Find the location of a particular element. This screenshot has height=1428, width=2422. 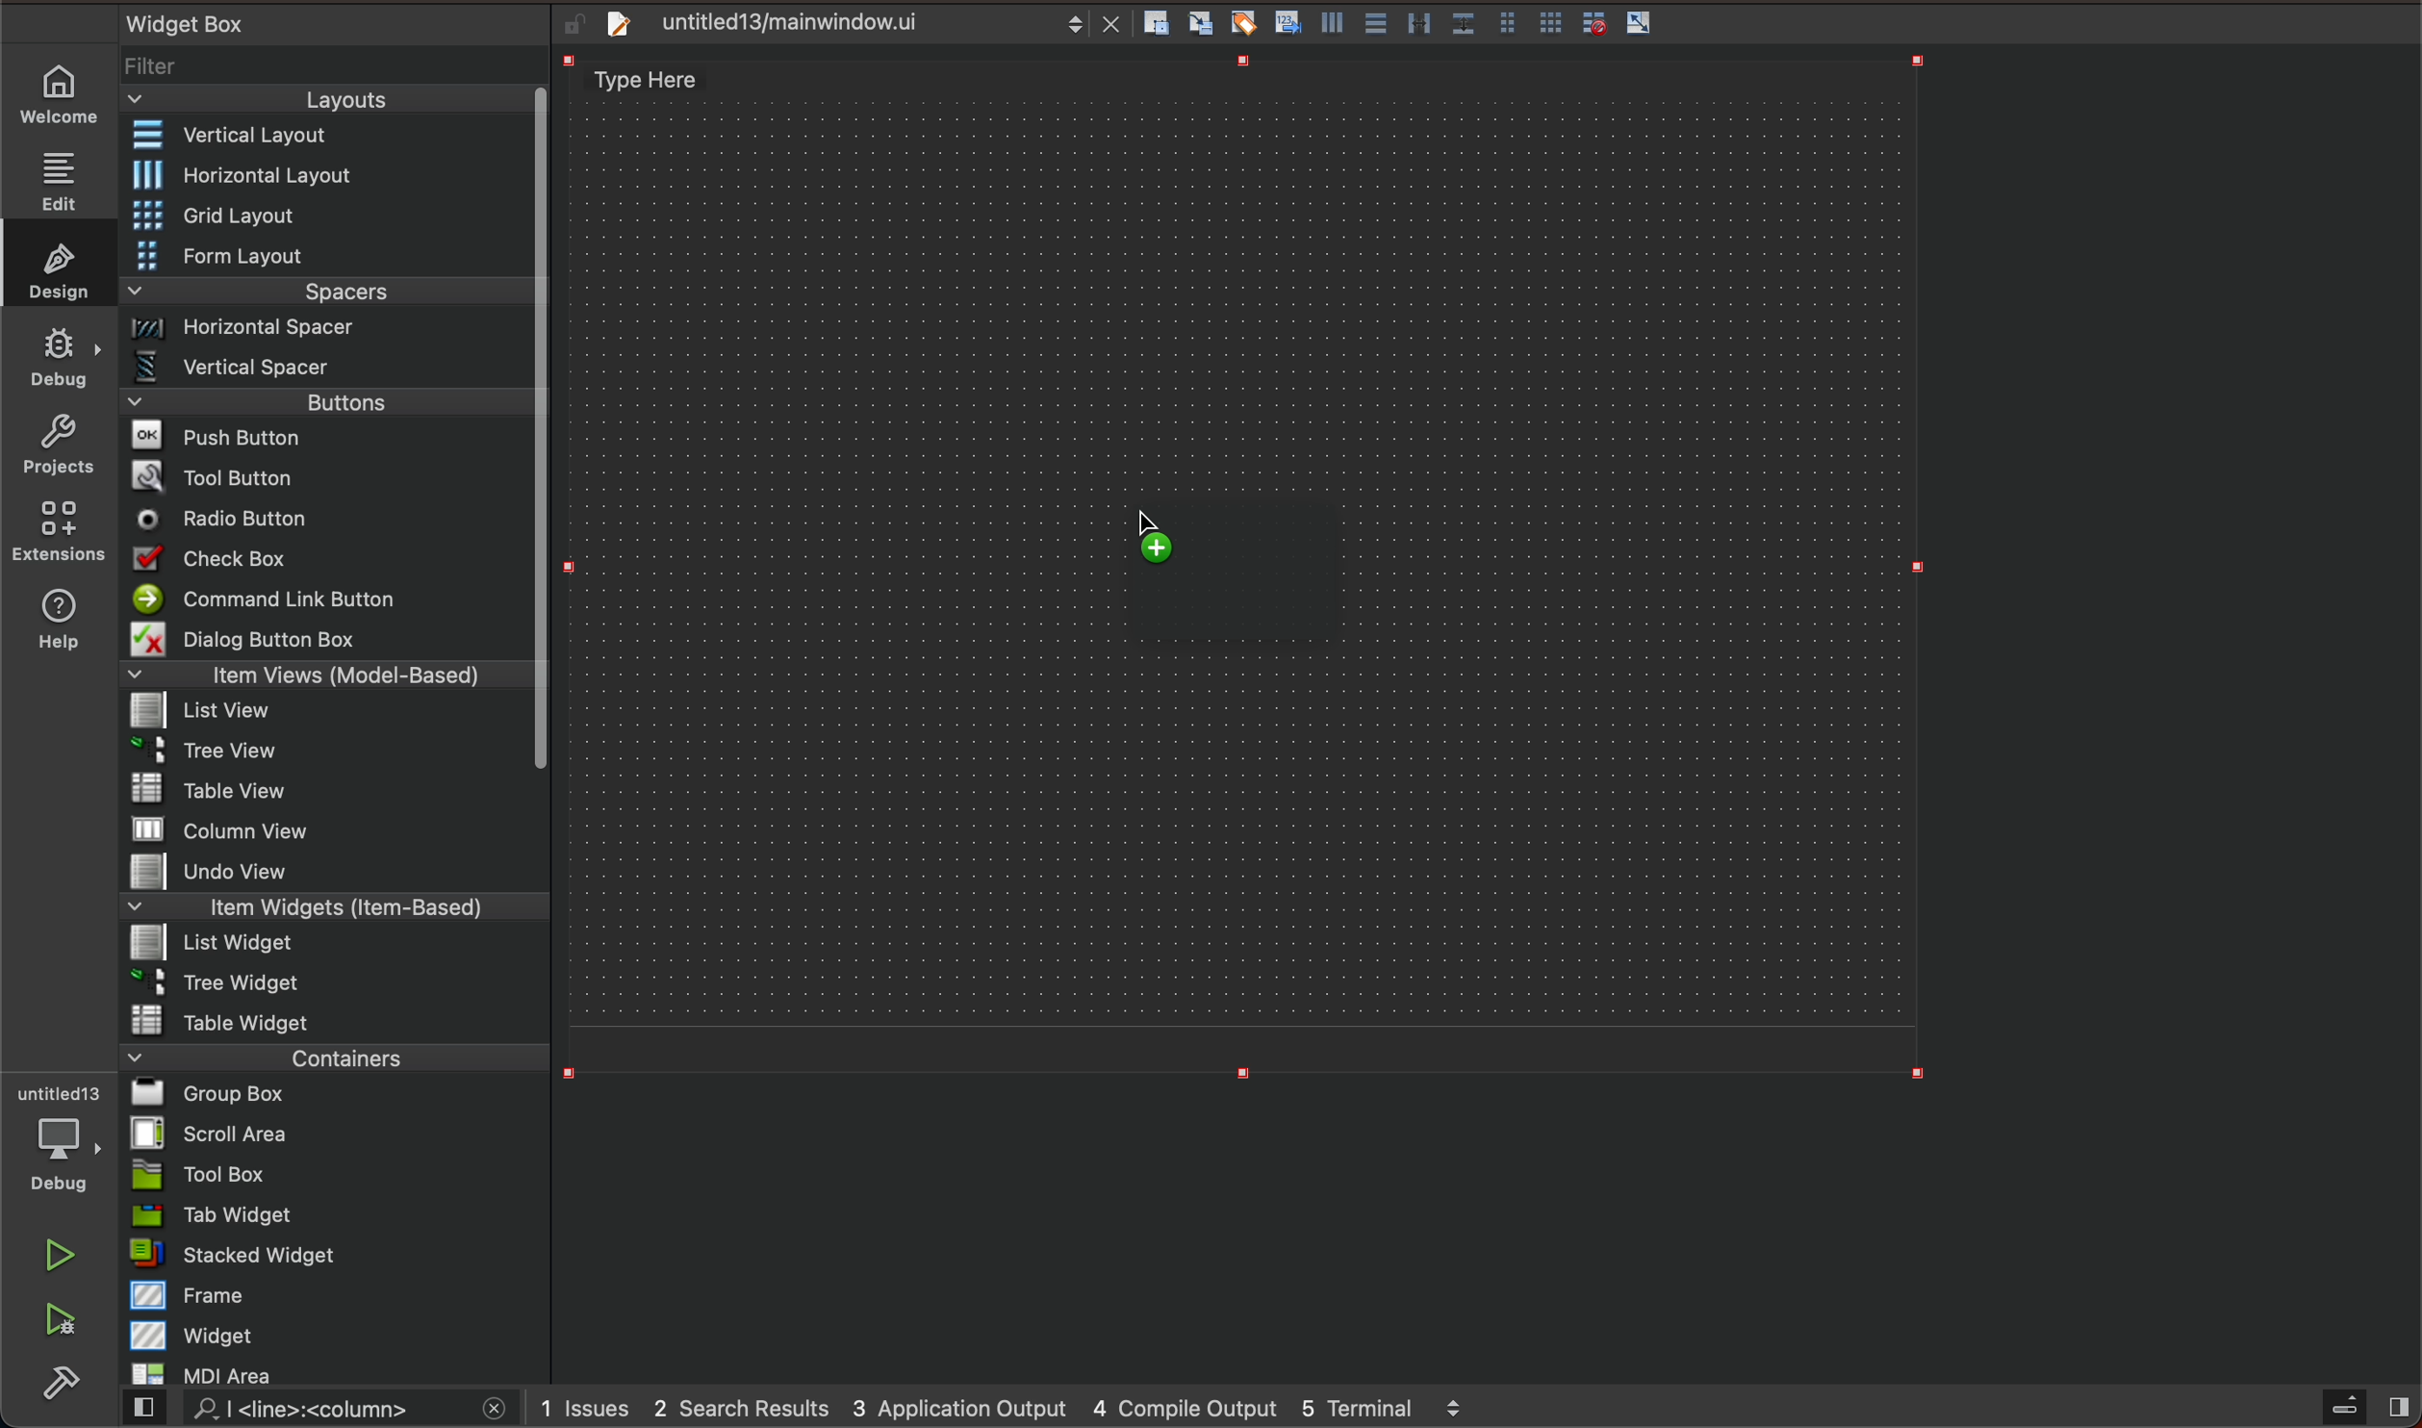

grid layout is located at coordinates (336, 215).